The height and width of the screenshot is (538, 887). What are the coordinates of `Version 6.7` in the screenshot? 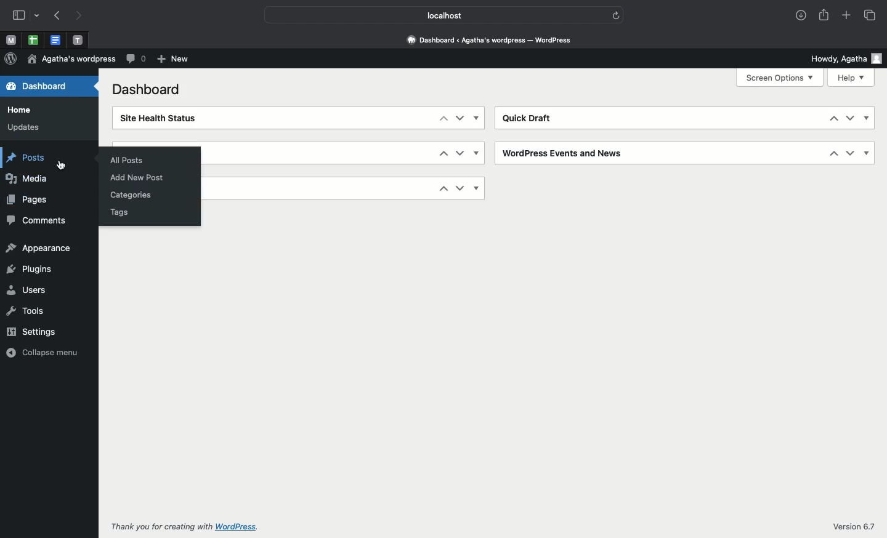 It's located at (850, 528).